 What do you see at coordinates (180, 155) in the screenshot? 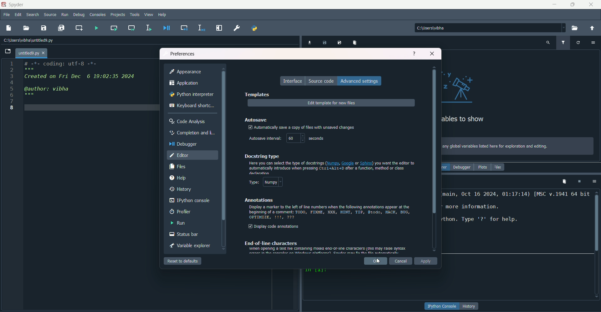
I see `editor` at bounding box center [180, 155].